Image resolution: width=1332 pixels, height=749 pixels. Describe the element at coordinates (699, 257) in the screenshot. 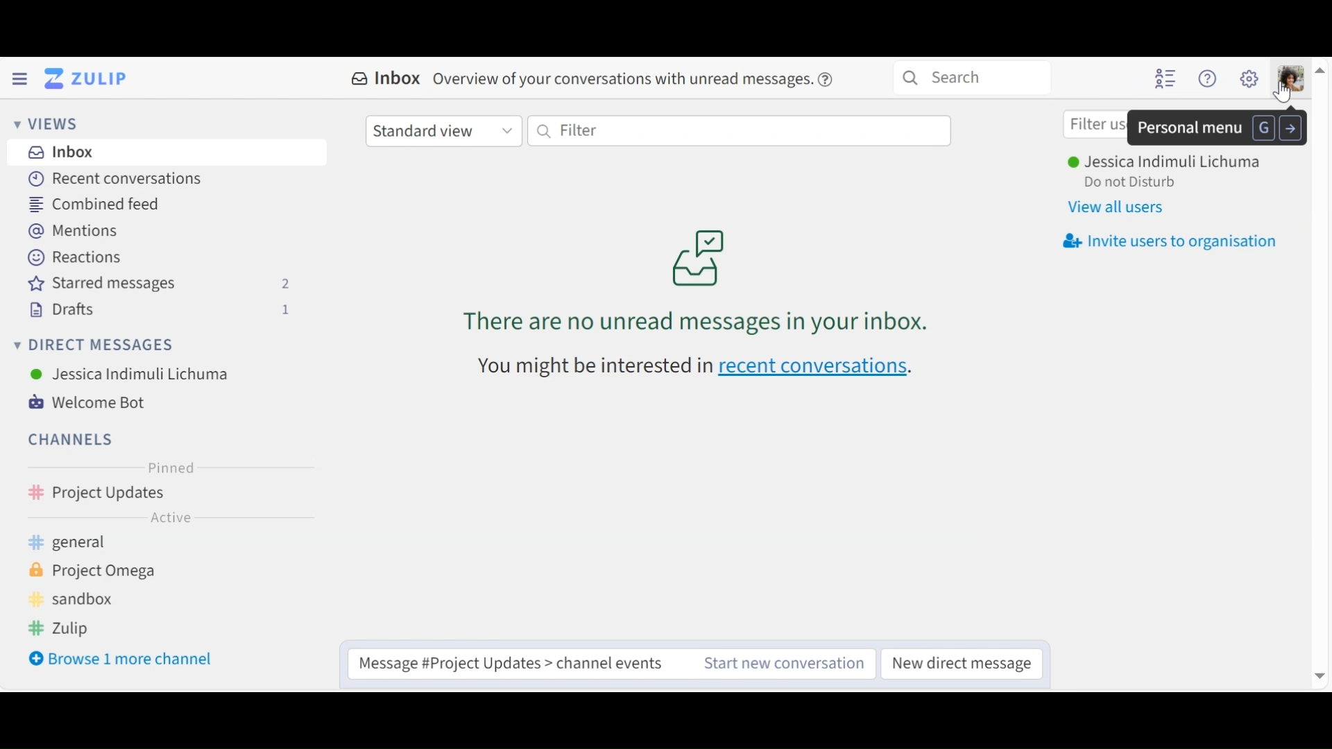

I see `inbox logo` at that location.